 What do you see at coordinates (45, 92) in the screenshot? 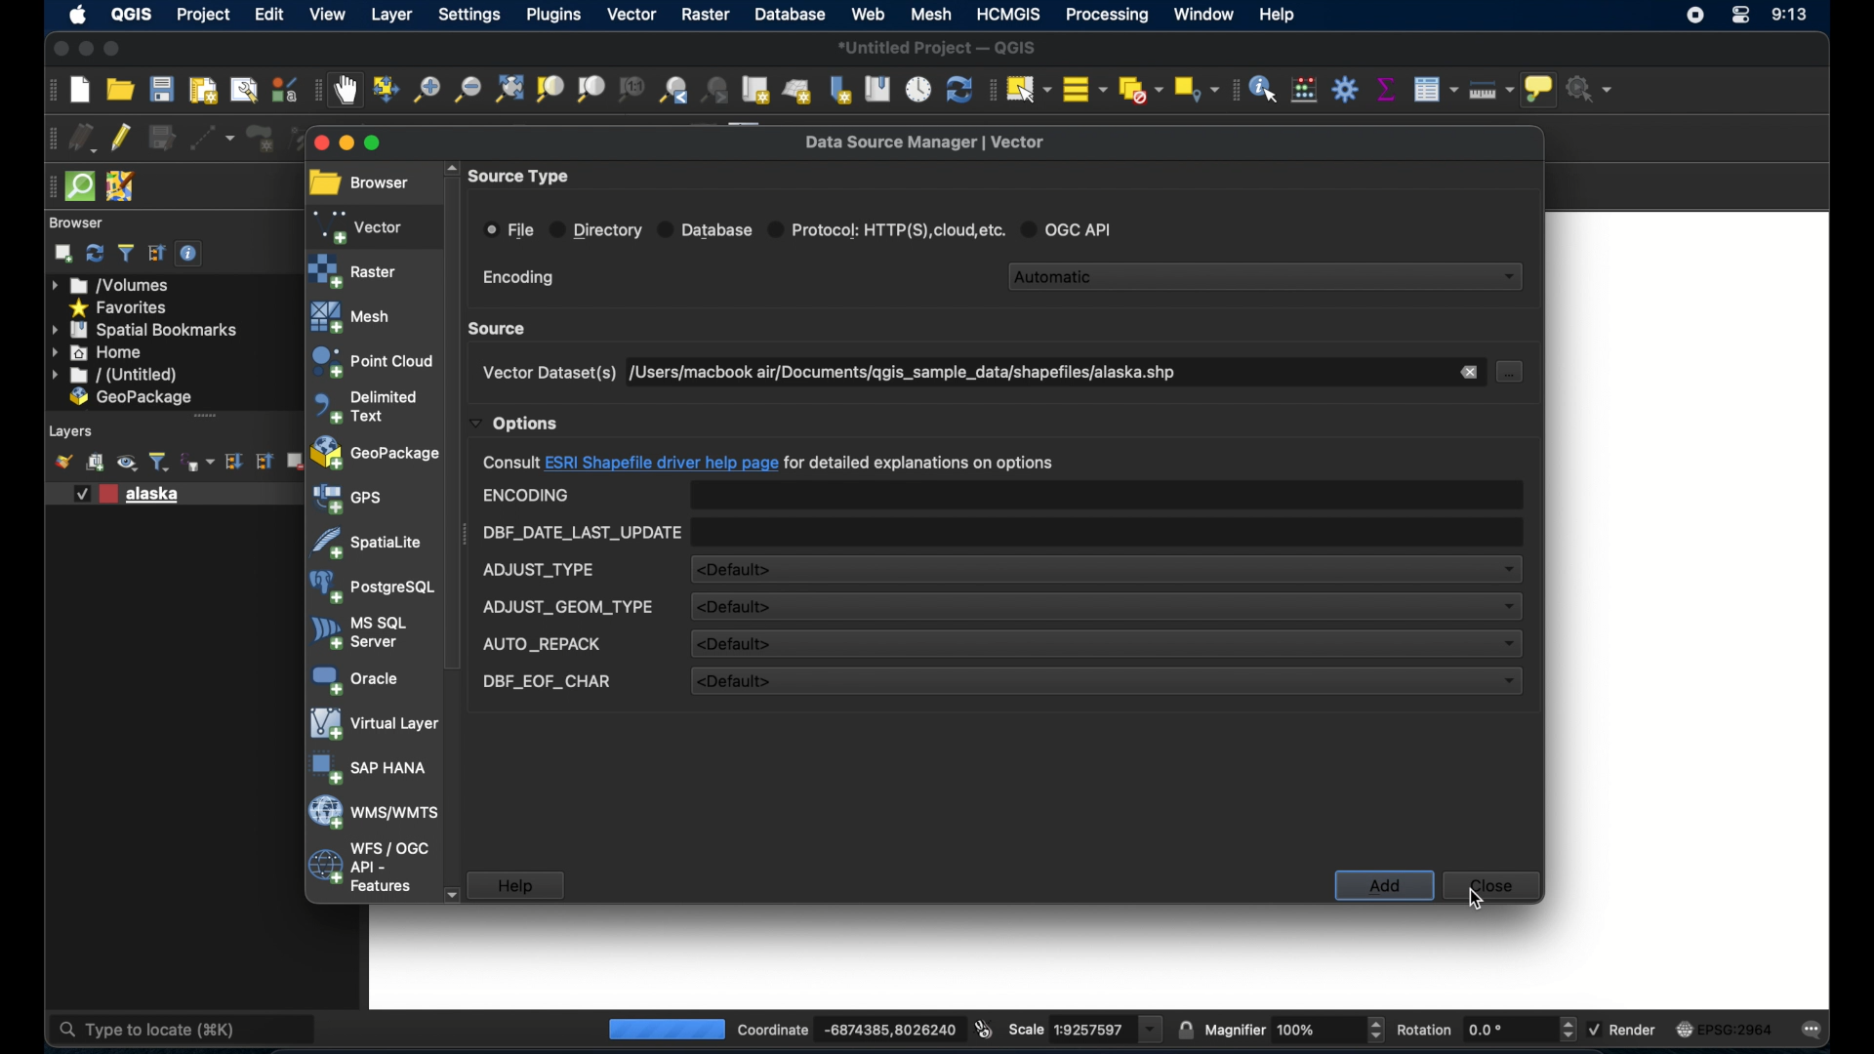
I see `project toolbar` at bounding box center [45, 92].